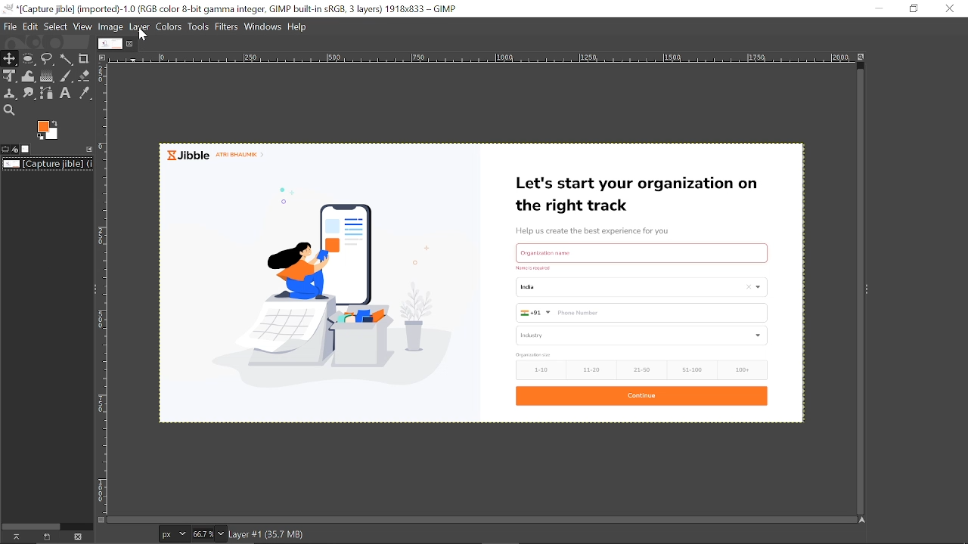 The width and height of the screenshot is (968, 544). What do you see at coordinates (132, 43) in the screenshot?
I see `Close tab` at bounding box center [132, 43].